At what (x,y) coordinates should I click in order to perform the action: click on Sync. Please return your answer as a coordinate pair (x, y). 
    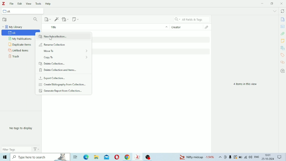
    Looking at the image, I should click on (282, 11).